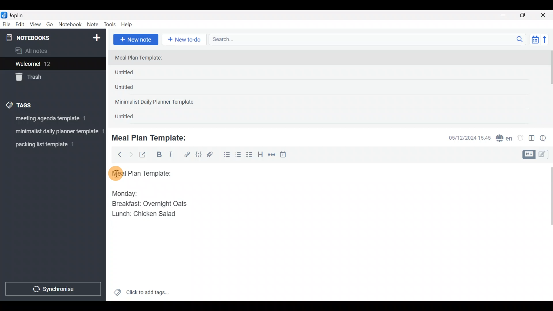  Describe the element at coordinates (504, 139) in the screenshot. I see `Spelling` at that location.